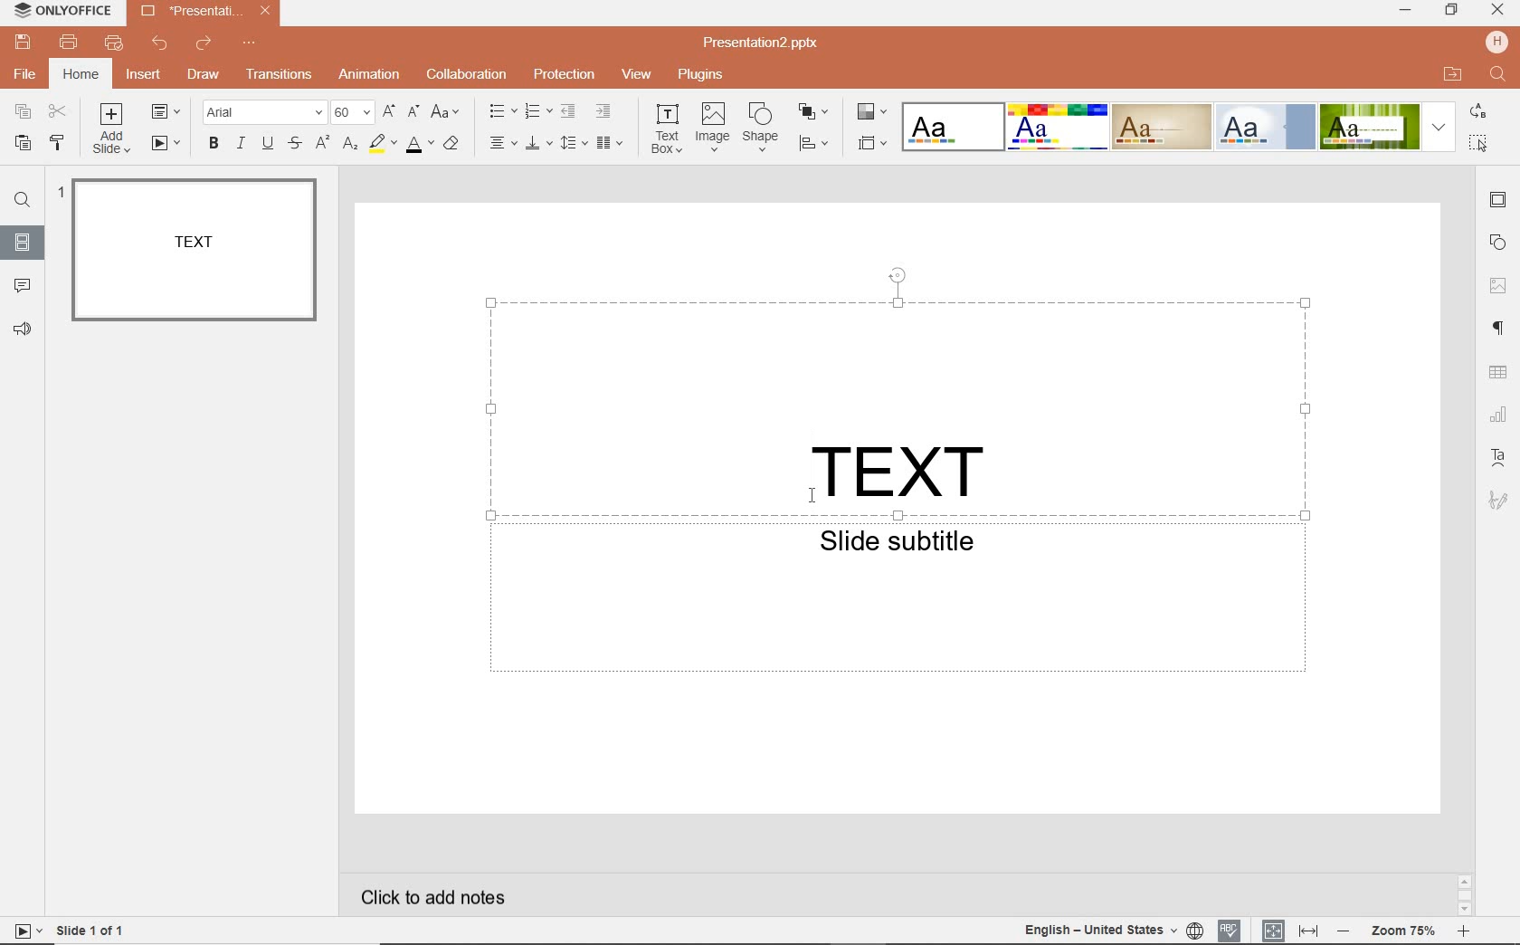 This screenshot has width=1520, height=945. I want to click on image, so click(713, 128).